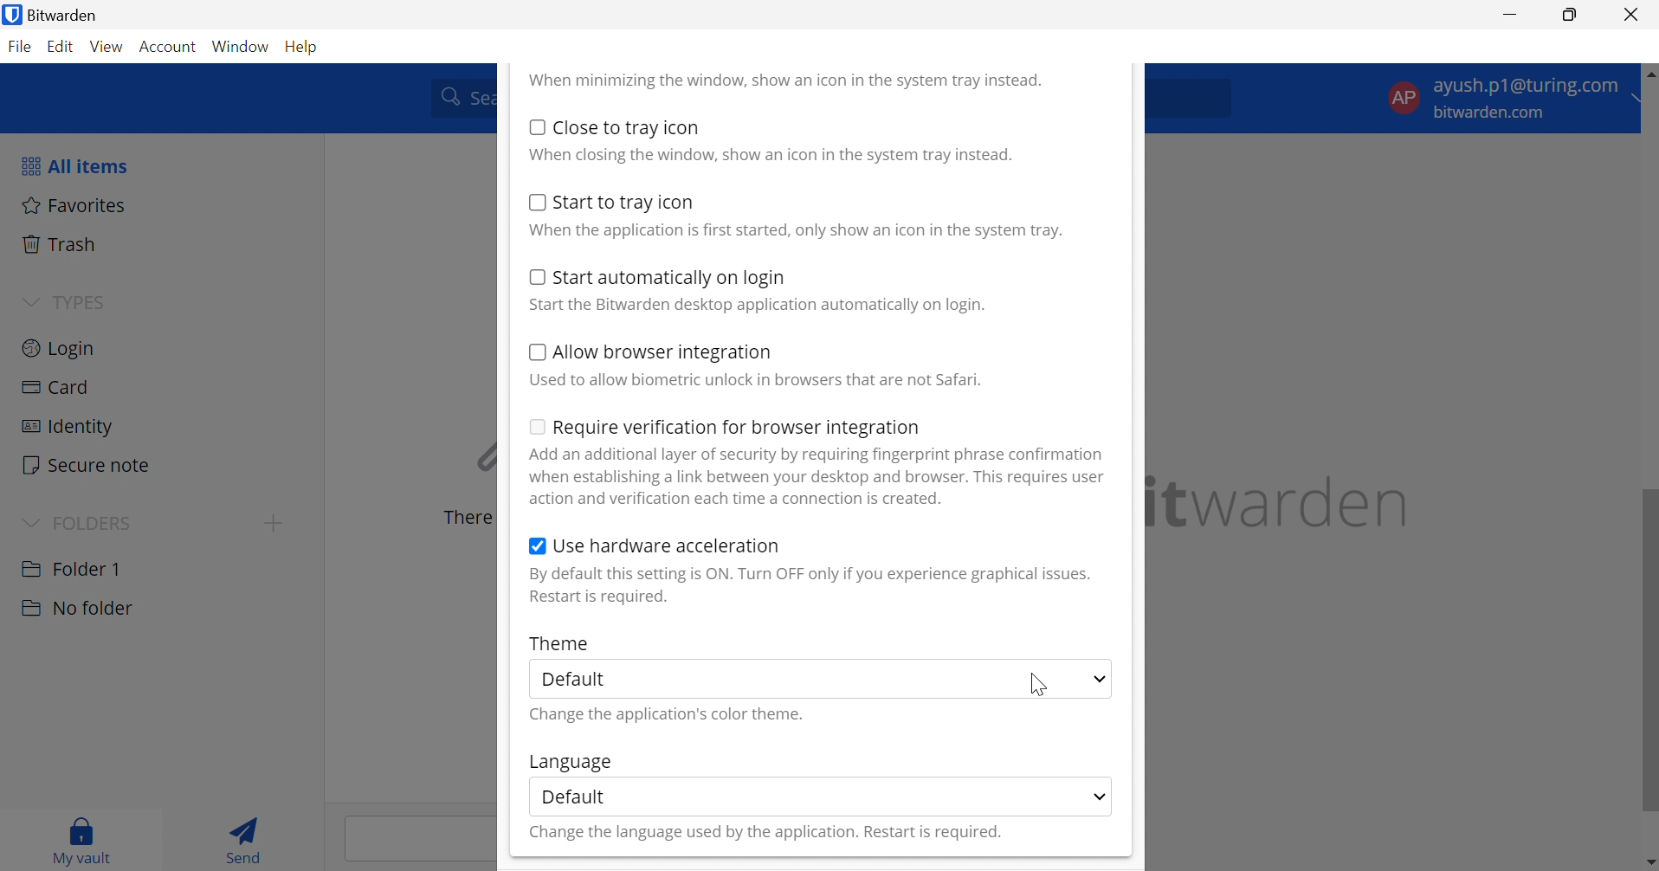 The height and width of the screenshot is (871, 1659). Describe the element at coordinates (601, 598) in the screenshot. I see `Restart is required.` at that location.